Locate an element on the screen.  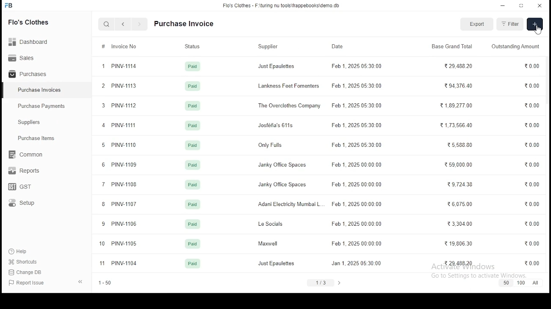
paid is located at coordinates (192, 205).